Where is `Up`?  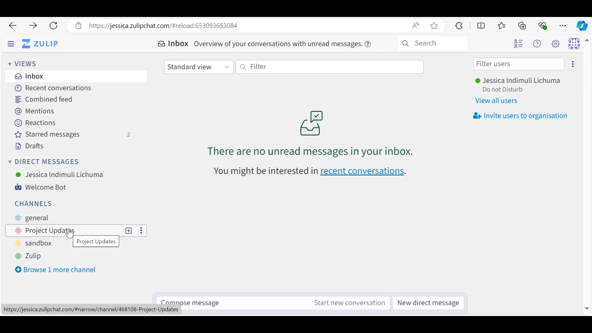
Up is located at coordinates (587, 41).